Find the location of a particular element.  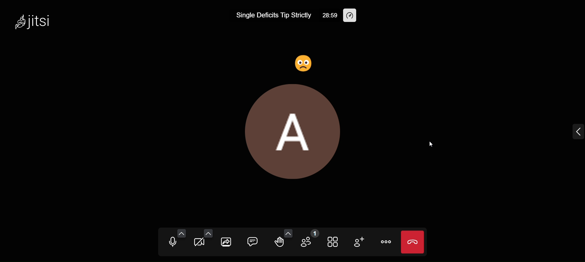

toggle tile is located at coordinates (333, 242).